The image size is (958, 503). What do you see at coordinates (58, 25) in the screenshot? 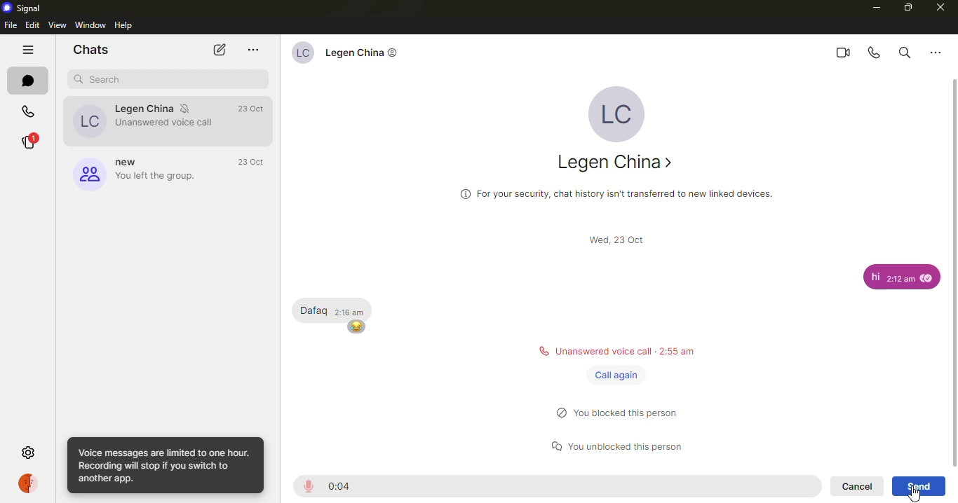
I see `view` at bounding box center [58, 25].